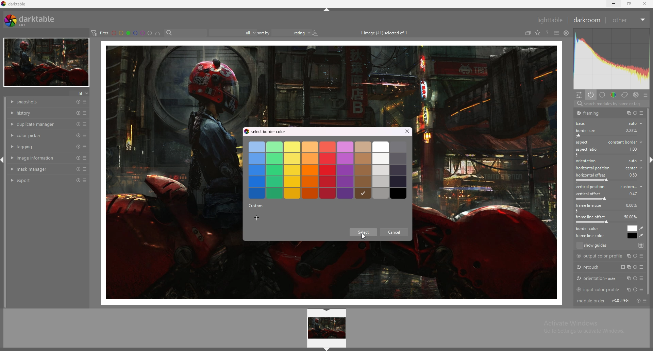 Image resolution: width=653 pixels, height=351 pixels. Describe the element at coordinates (591, 175) in the screenshot. I see `horizontal offset` at that location.